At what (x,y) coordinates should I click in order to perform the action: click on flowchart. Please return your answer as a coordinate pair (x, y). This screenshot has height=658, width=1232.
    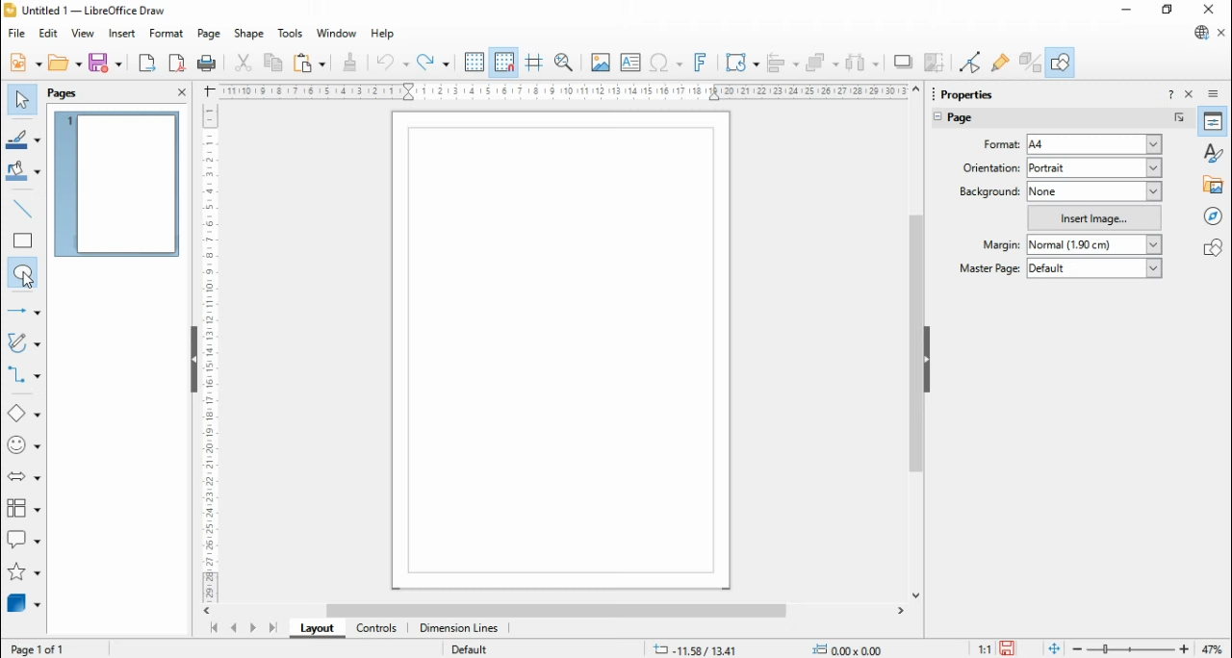
    Looking at the image, I should click on (24, 512).